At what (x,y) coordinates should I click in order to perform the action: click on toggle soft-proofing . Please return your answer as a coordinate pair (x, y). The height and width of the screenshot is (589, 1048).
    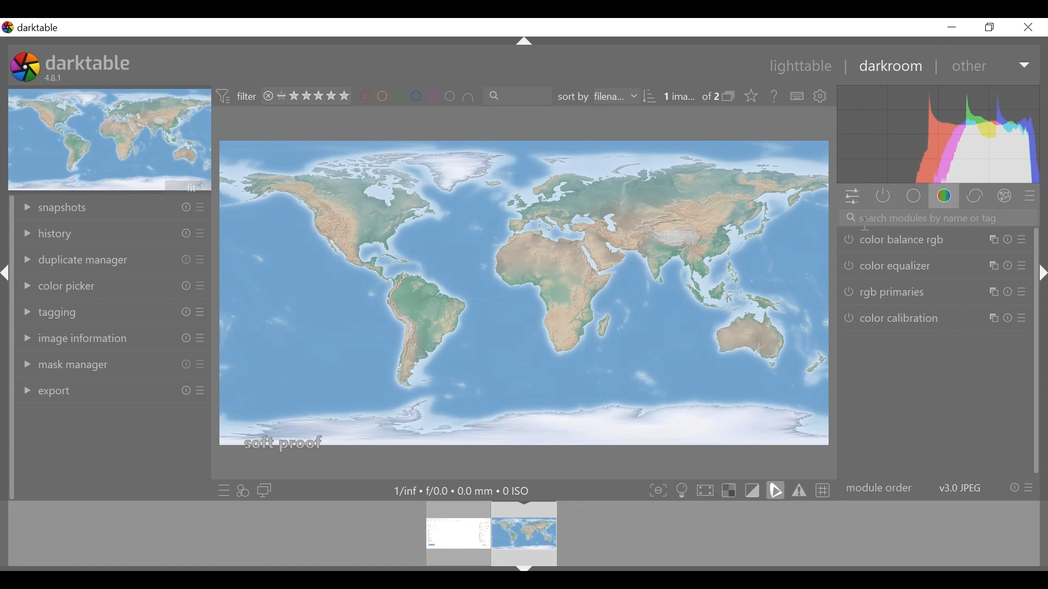
    Looking at the image, I should click on (776, 490).